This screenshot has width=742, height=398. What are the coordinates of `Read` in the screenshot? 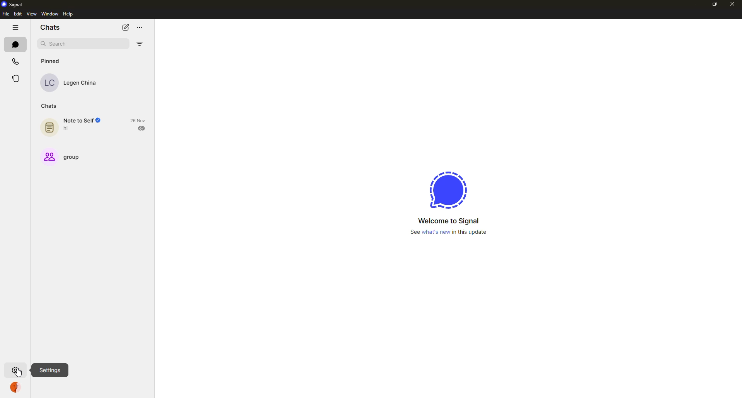 It's located at (143, 129).